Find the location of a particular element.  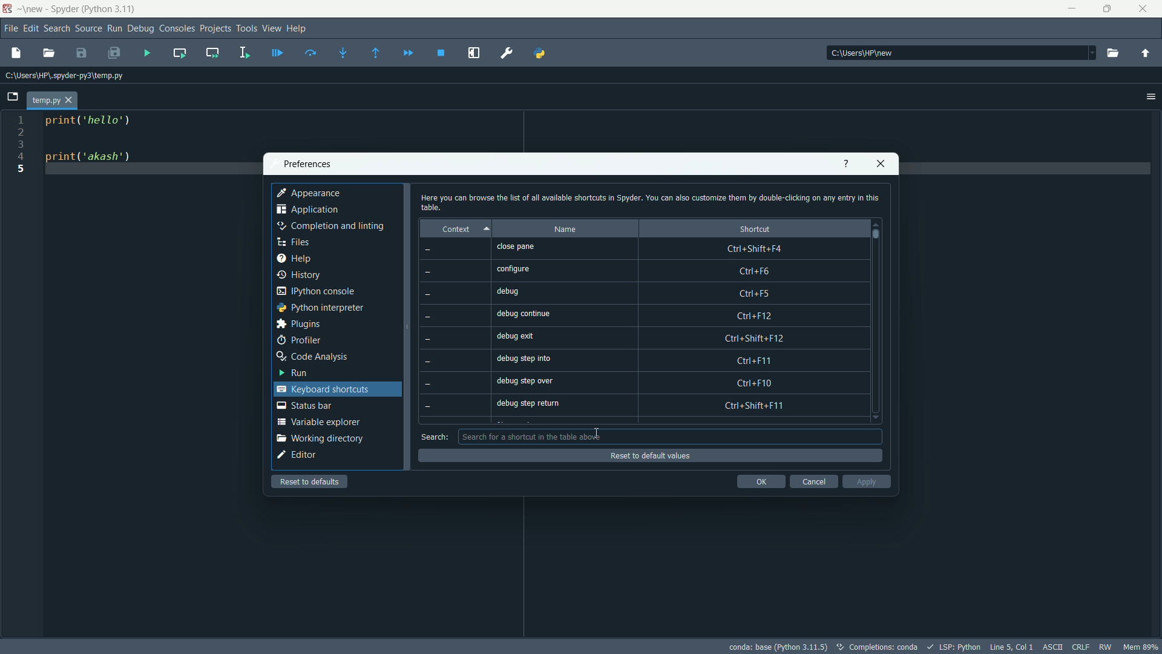

help is located at coordinates (845, 164).